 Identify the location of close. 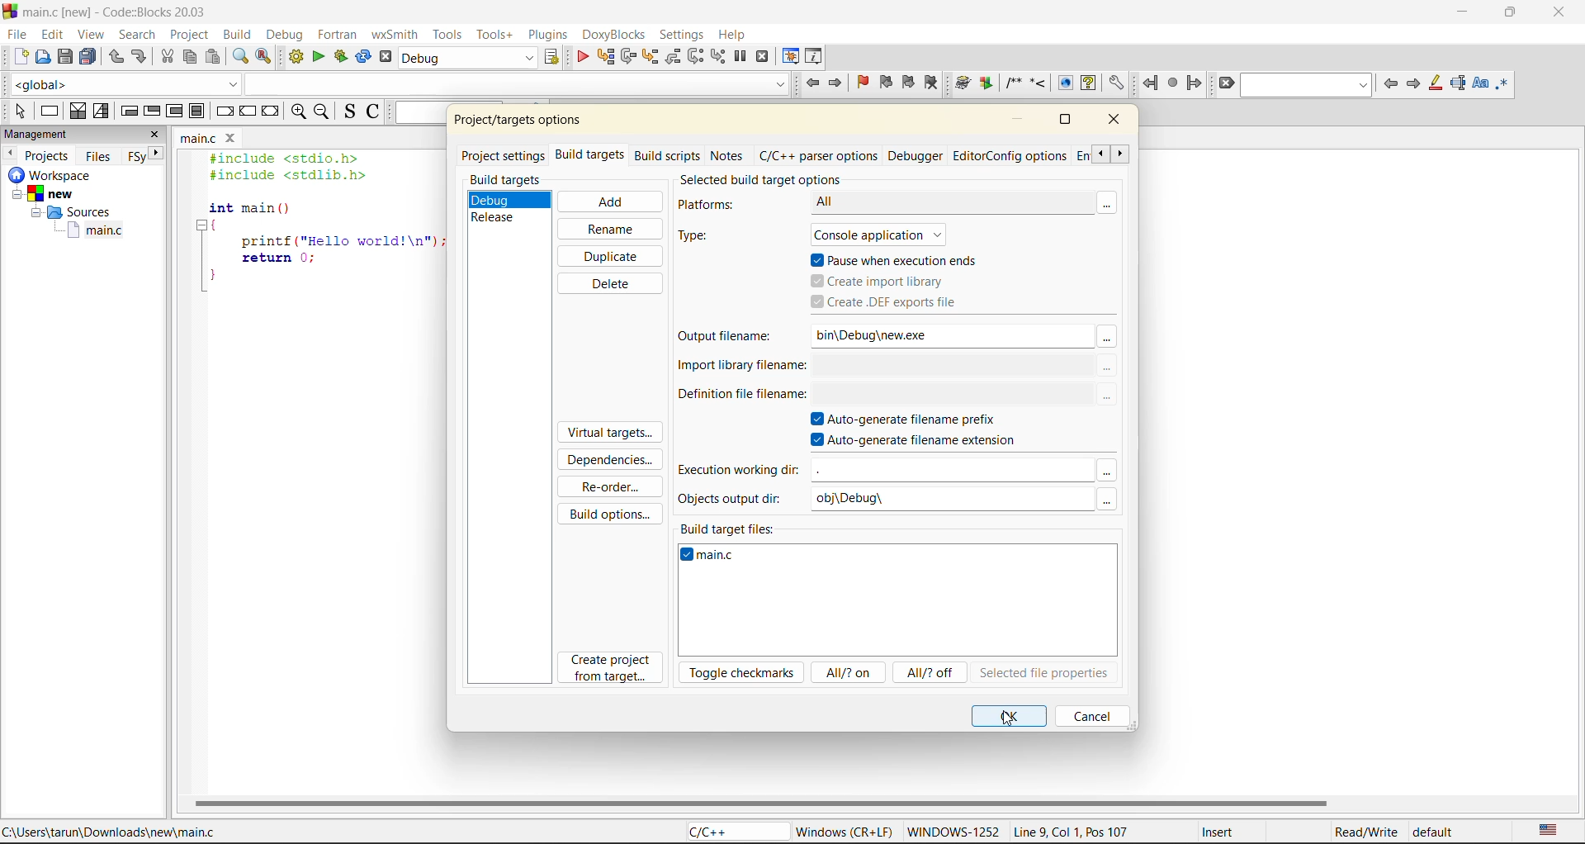
(157, 134).